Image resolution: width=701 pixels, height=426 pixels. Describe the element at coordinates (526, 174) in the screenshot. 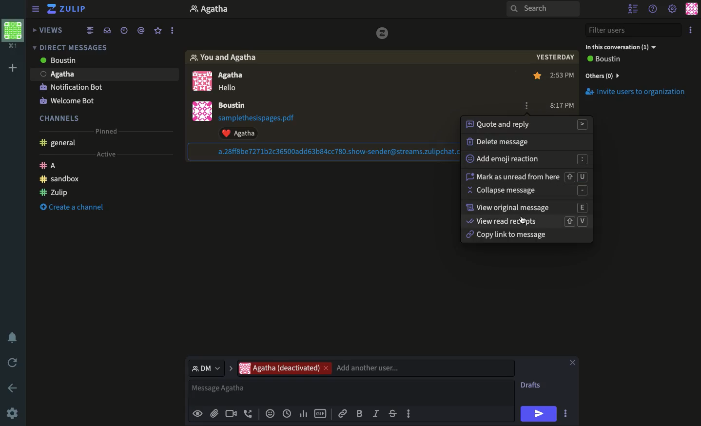

I see `Mark as unread` at that location.